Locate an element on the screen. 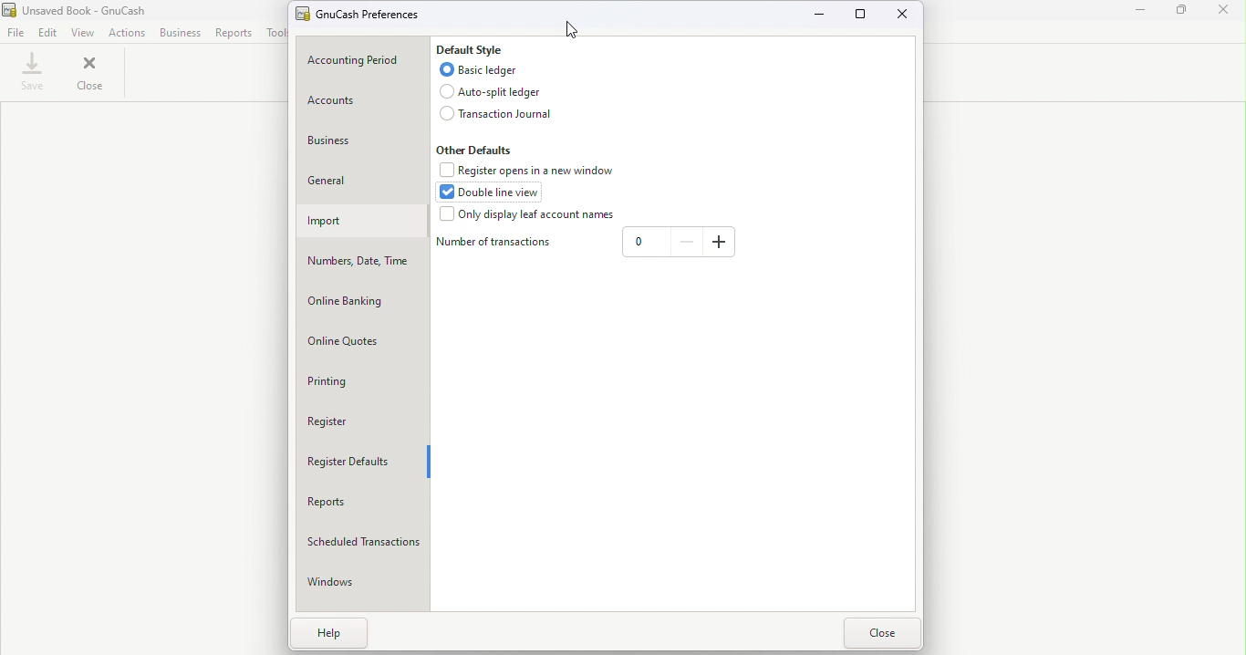 The height and width of the screenshot is (655, 1246). Windows is located at coordinates (356, 582).